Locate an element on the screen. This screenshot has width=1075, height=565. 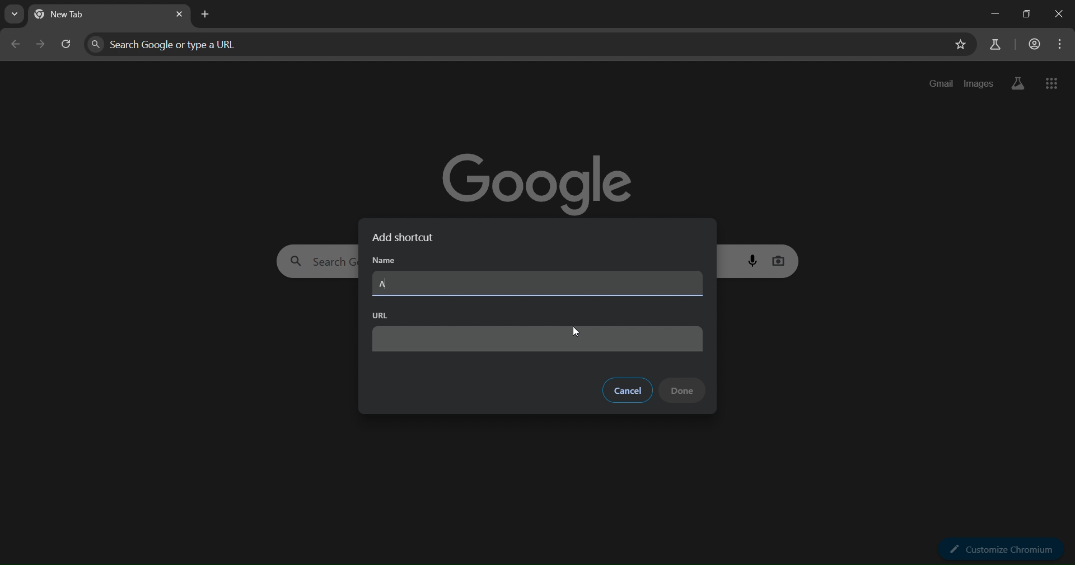
account is located at coordinates (1034, 45).